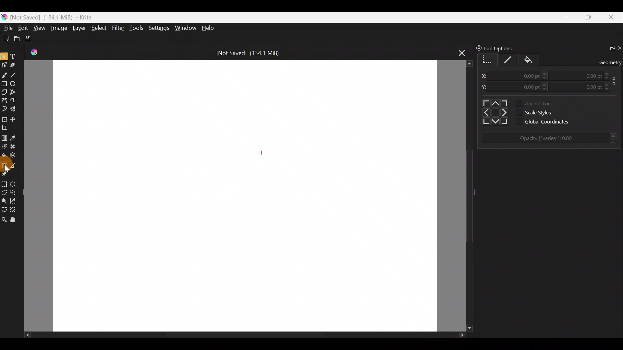 The height and width of the screenshot is (350, 623). I want to click on 0.00pt, so click(587, 74).